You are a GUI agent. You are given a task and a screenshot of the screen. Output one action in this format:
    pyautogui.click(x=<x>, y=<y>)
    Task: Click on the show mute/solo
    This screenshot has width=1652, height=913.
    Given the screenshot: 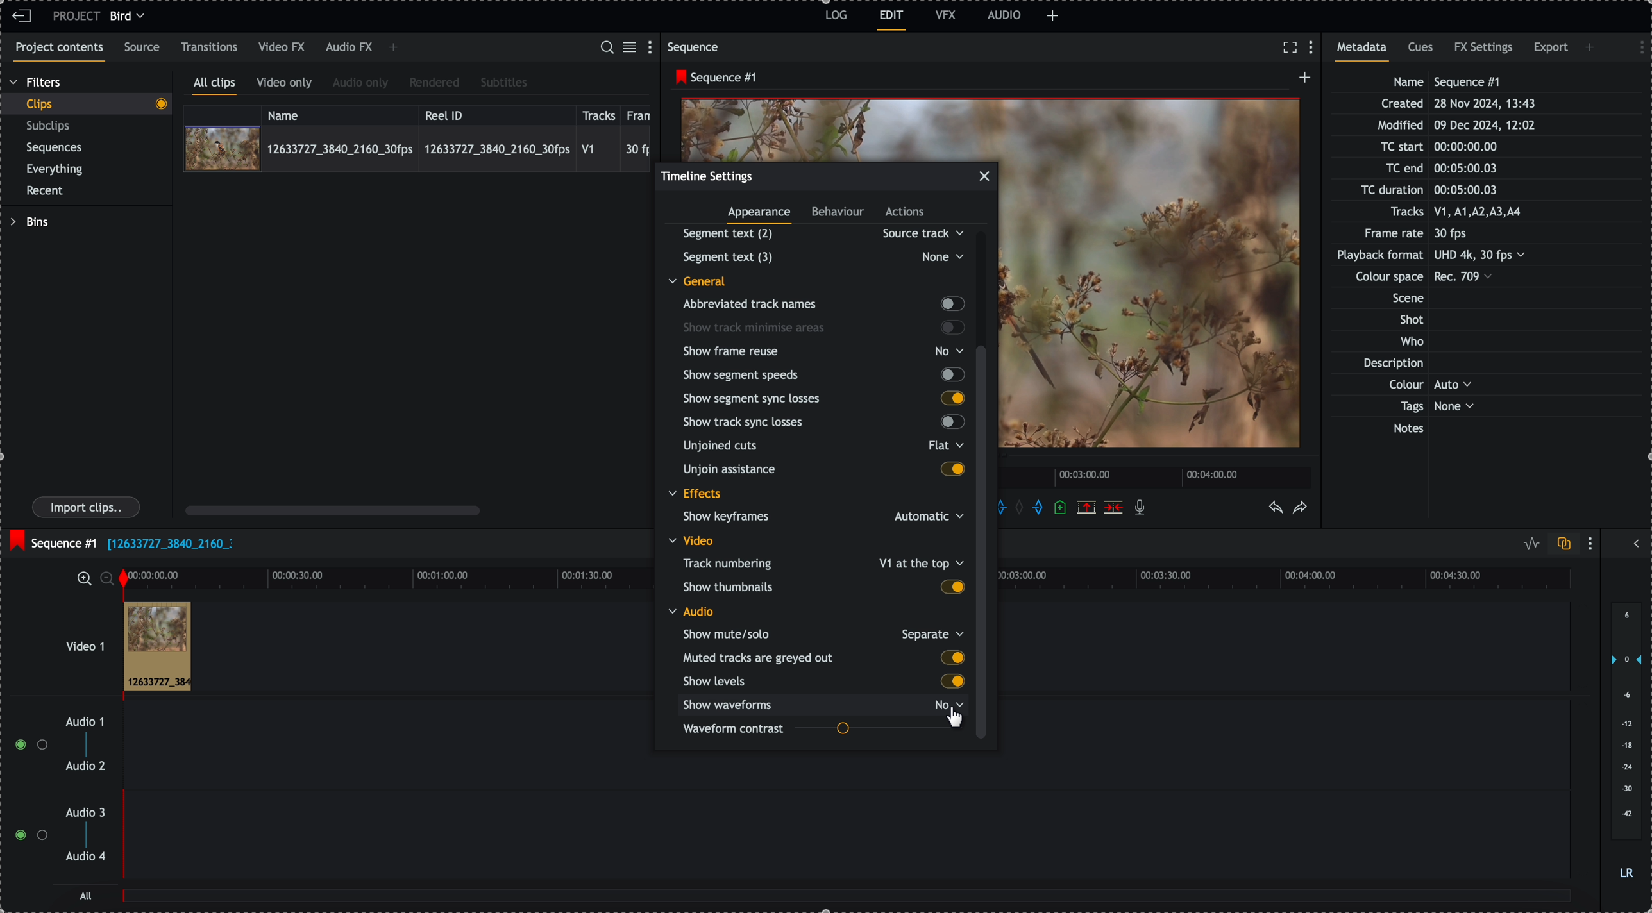 What is the action you would take?
    pyautogui.click(x=822, y=633)
    